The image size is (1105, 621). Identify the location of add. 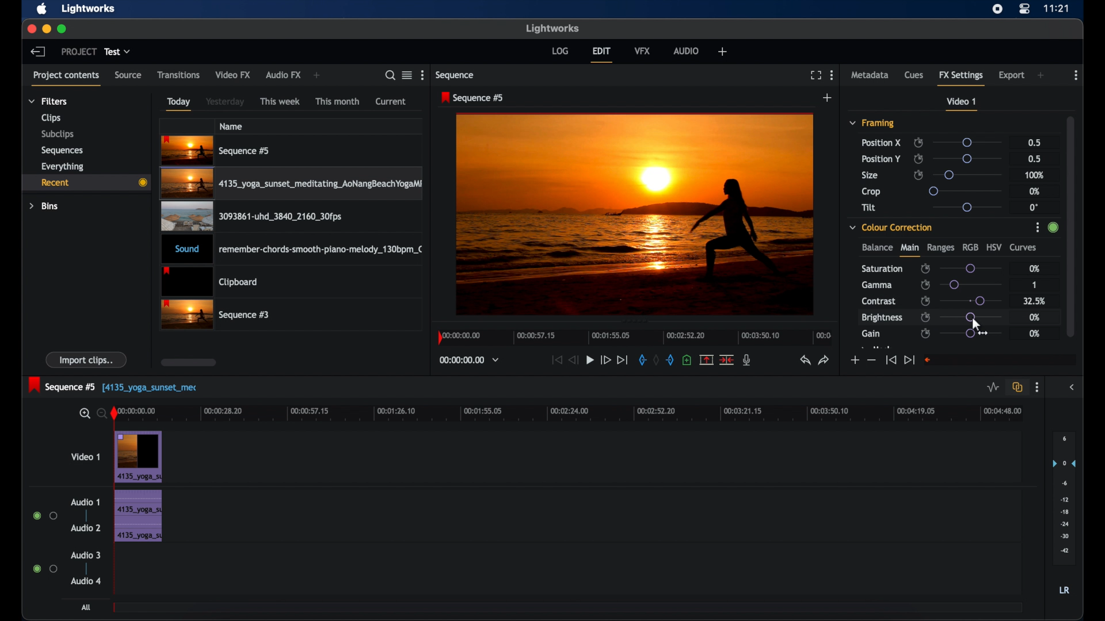
(1042, 75).